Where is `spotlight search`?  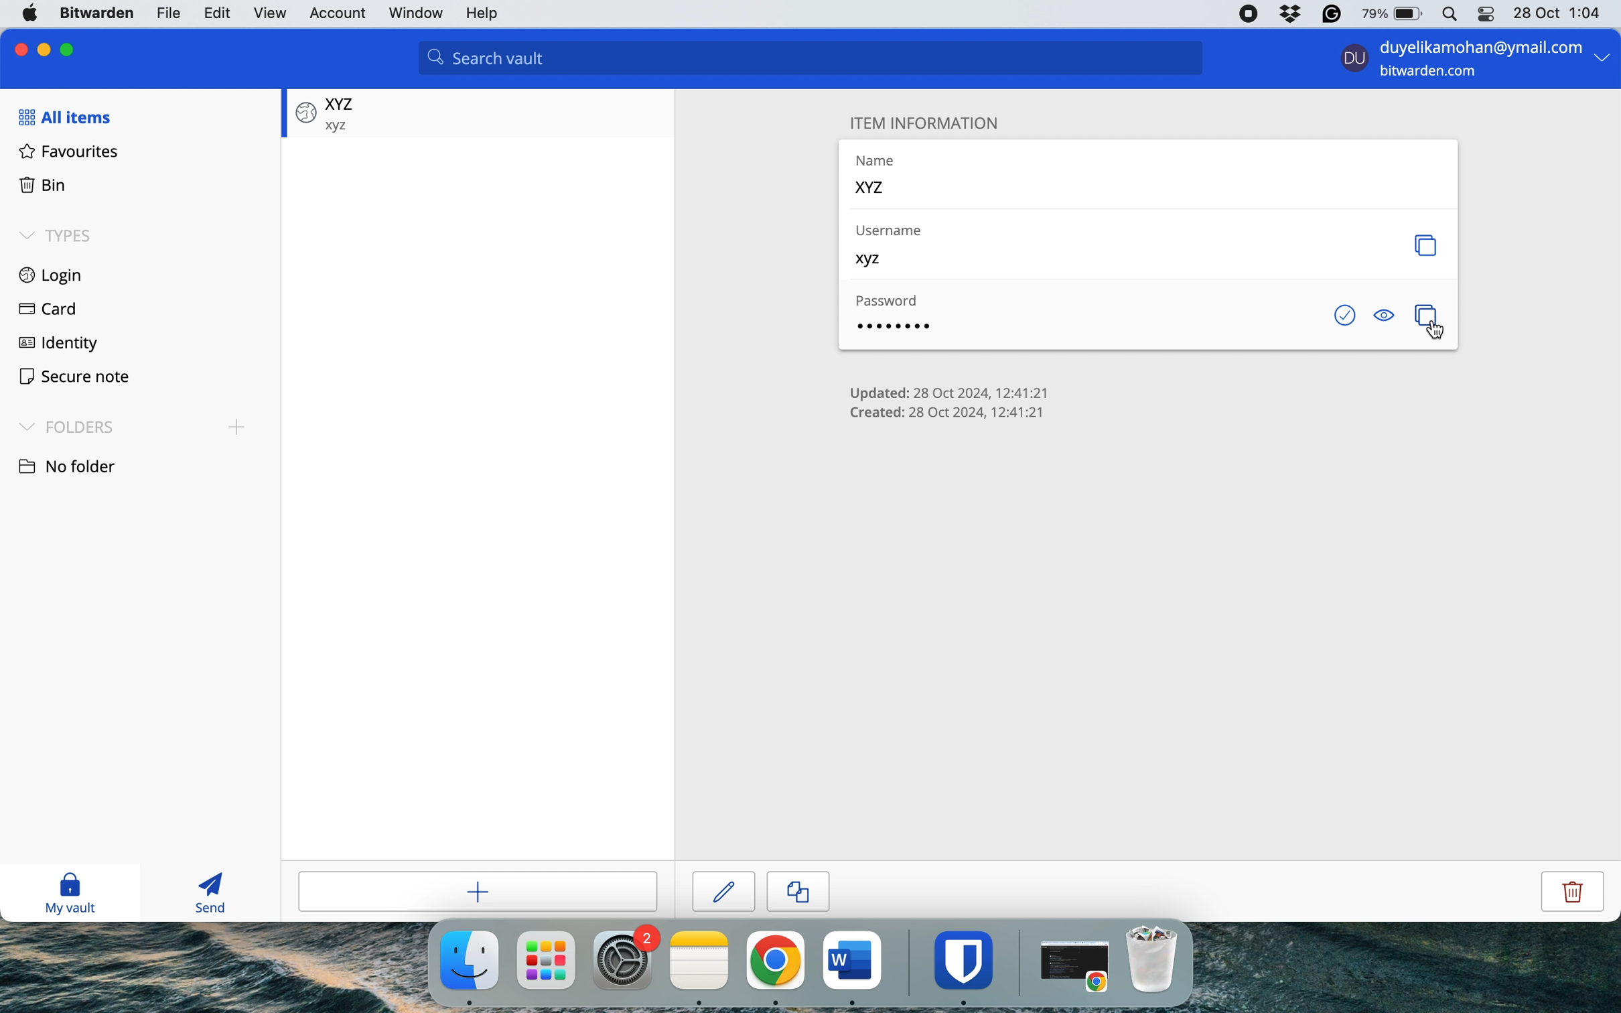 spotlight search is located at coordinates (1448, 15).